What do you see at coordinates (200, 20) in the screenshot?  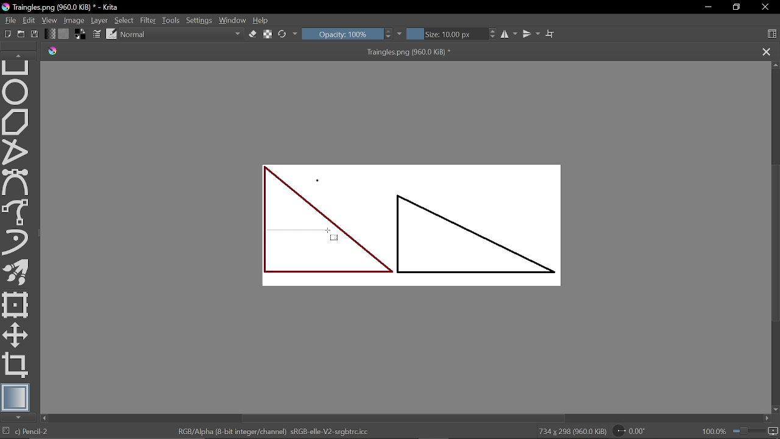 I see `Settings` at bounding box center [200, 20].